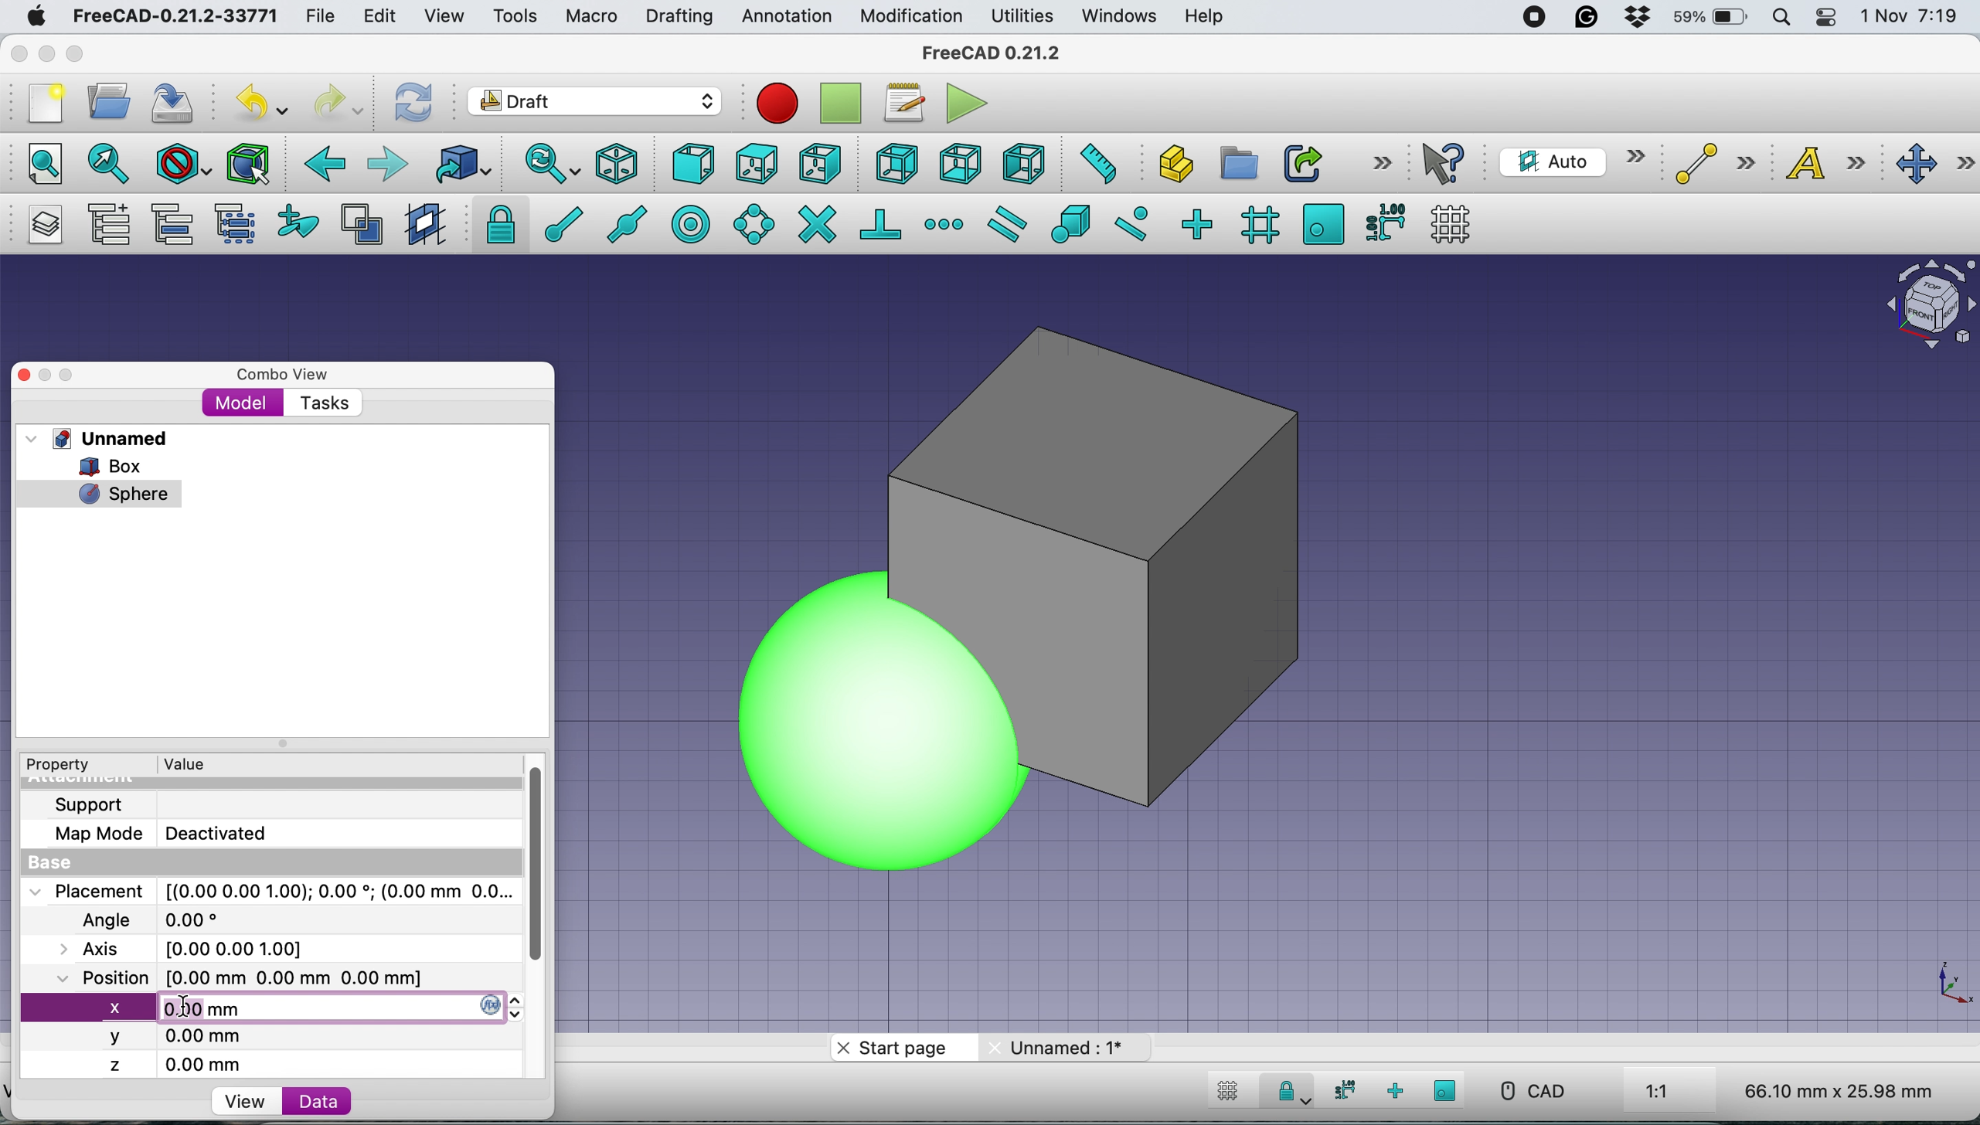 This screenshot has height=1125, width=1980. I want to click on front, so click(695, 168).